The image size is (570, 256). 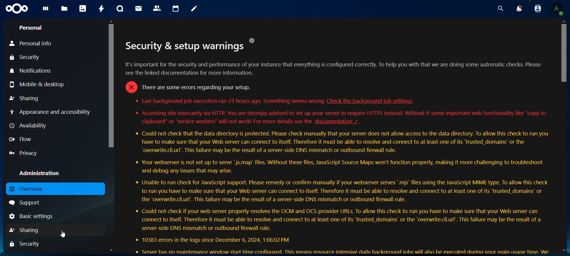 I want to click on calendar, so click(x=175, y=9).